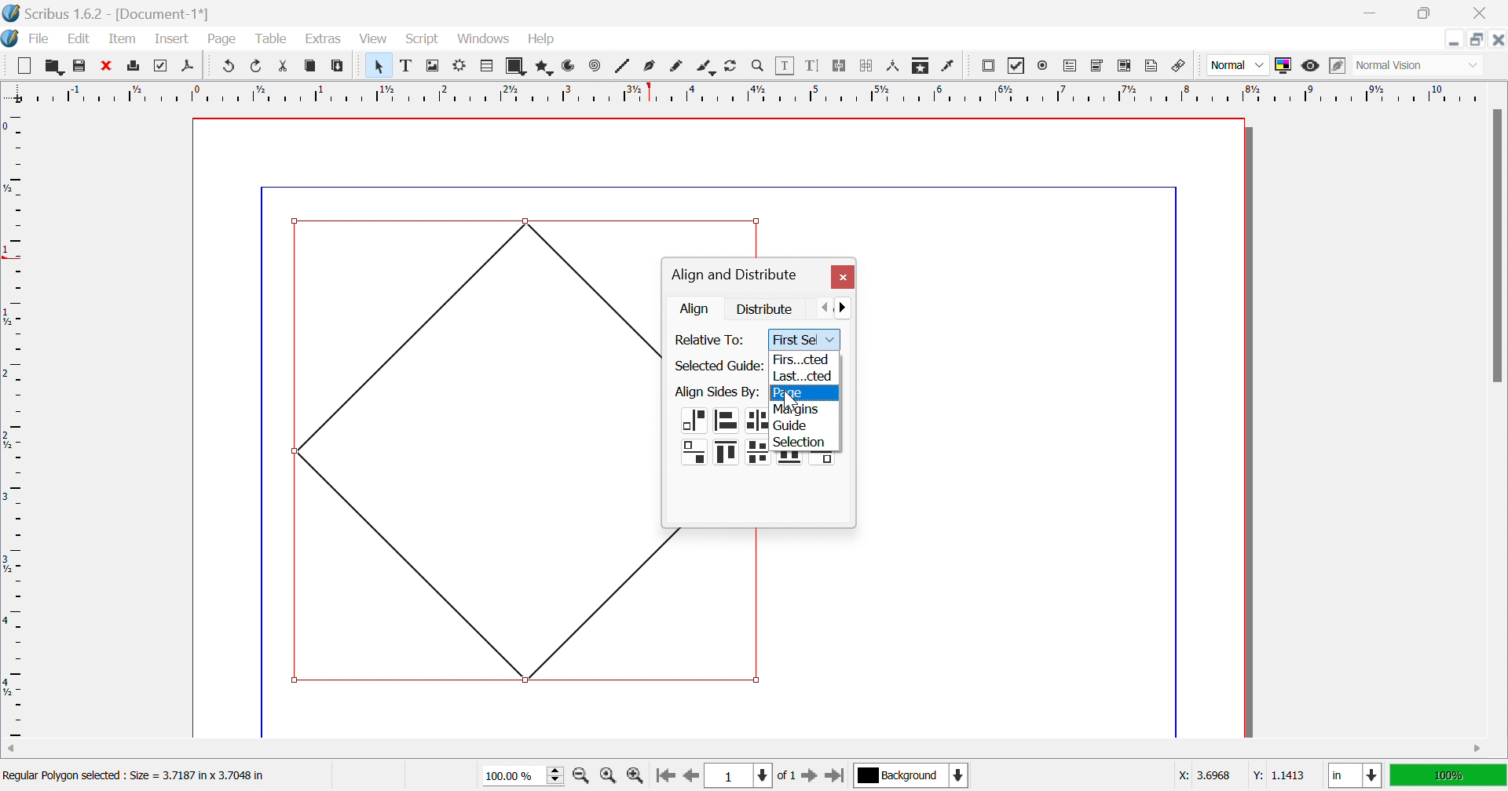 Image resolution: width=1508 pixels, height=791 pixels. Describe the element at coordinates (1498, 39) in the screenshot. I see `Close` at that location.